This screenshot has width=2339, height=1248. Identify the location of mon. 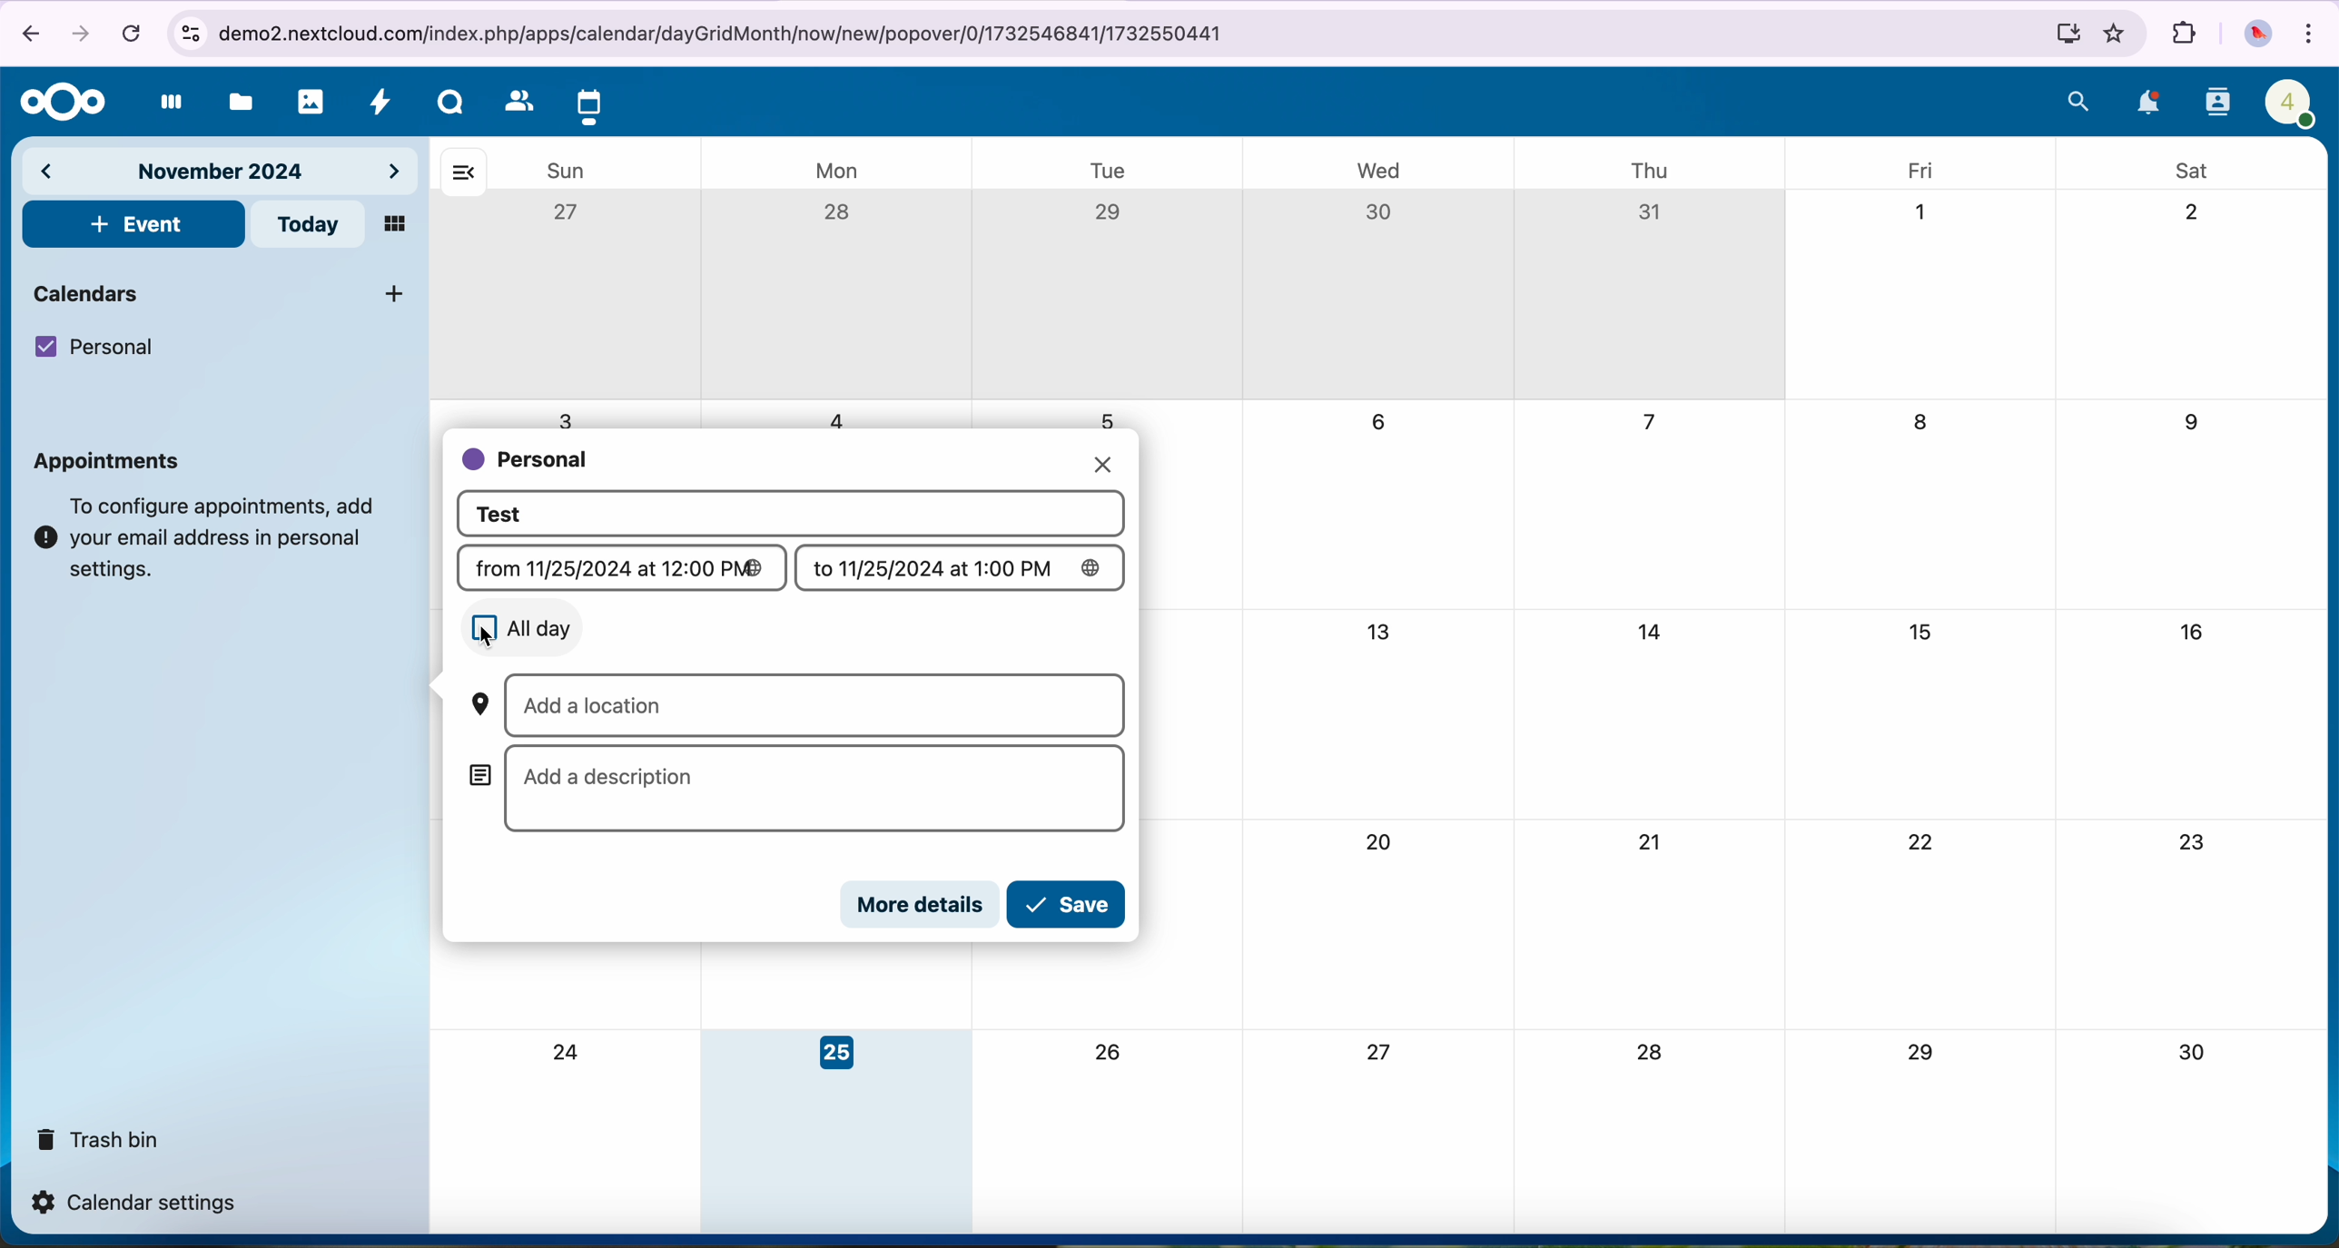
(841, 171).